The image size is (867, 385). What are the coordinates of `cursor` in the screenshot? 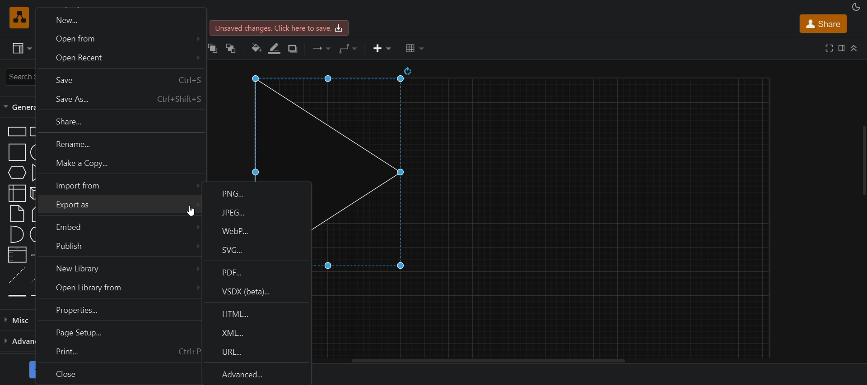 It's located at (191, 211).